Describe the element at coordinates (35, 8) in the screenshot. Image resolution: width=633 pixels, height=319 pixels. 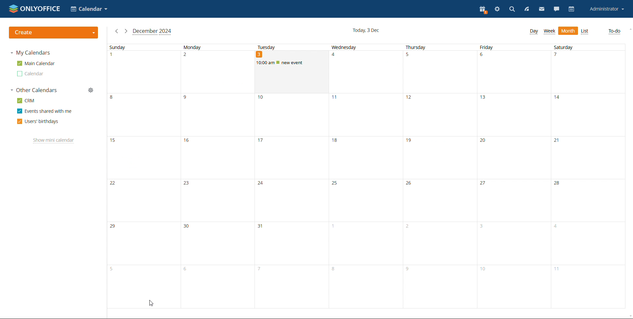
I see `logo` at that location.